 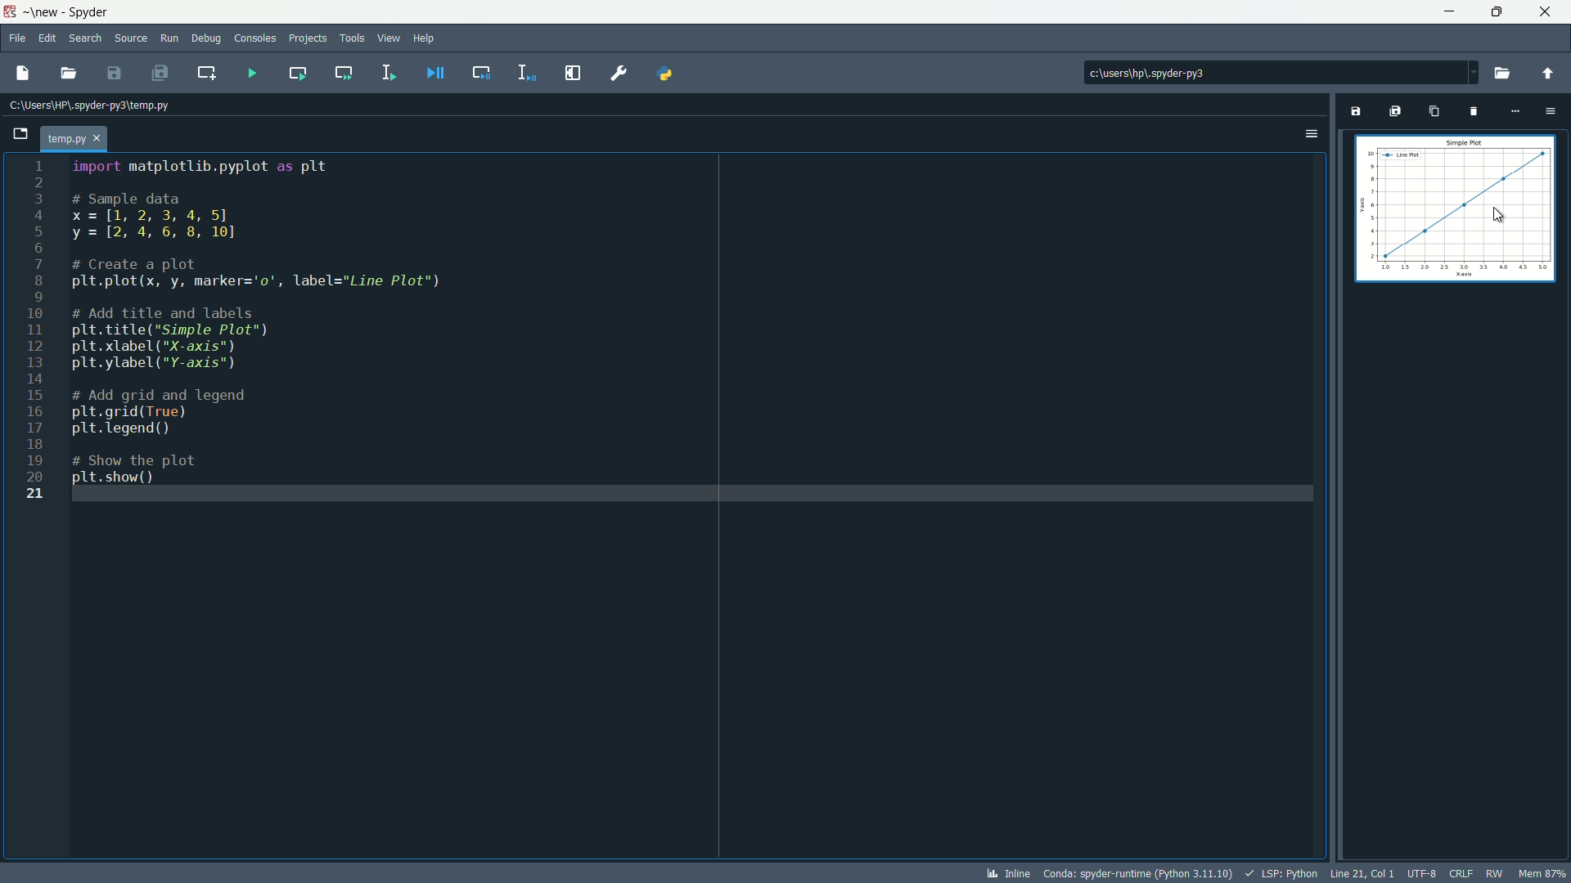 I want to click on run file, so click(x=249, y=73).